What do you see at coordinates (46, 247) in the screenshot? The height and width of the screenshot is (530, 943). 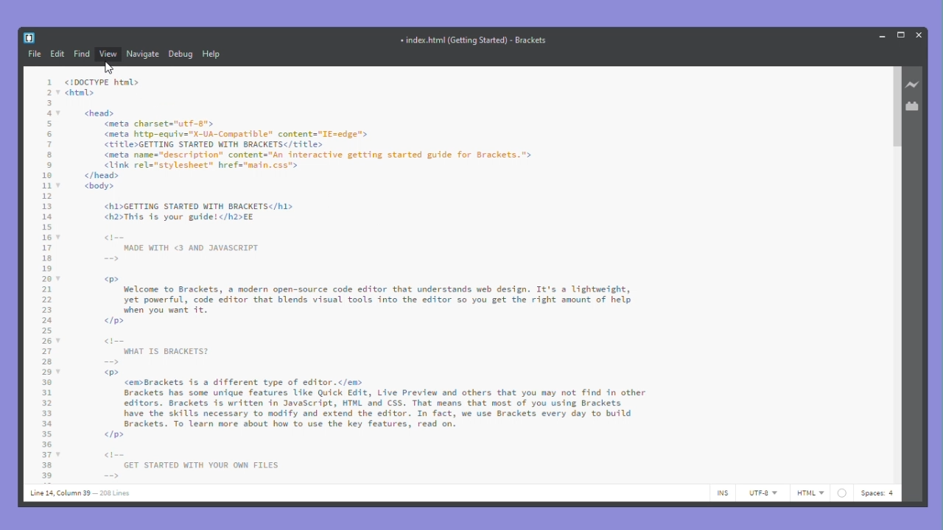 I see `17` at bounding box center [46, 247].